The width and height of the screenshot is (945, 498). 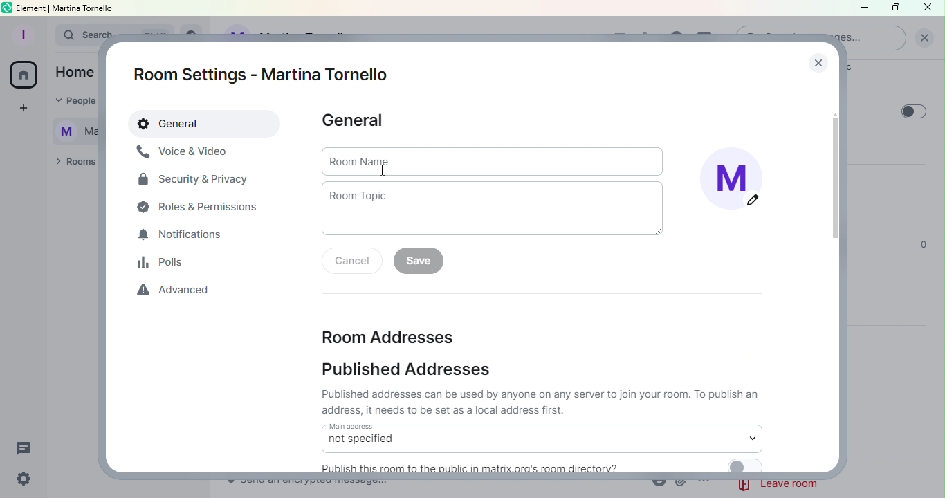 I want to click on Close, so click(x=815, y=59).